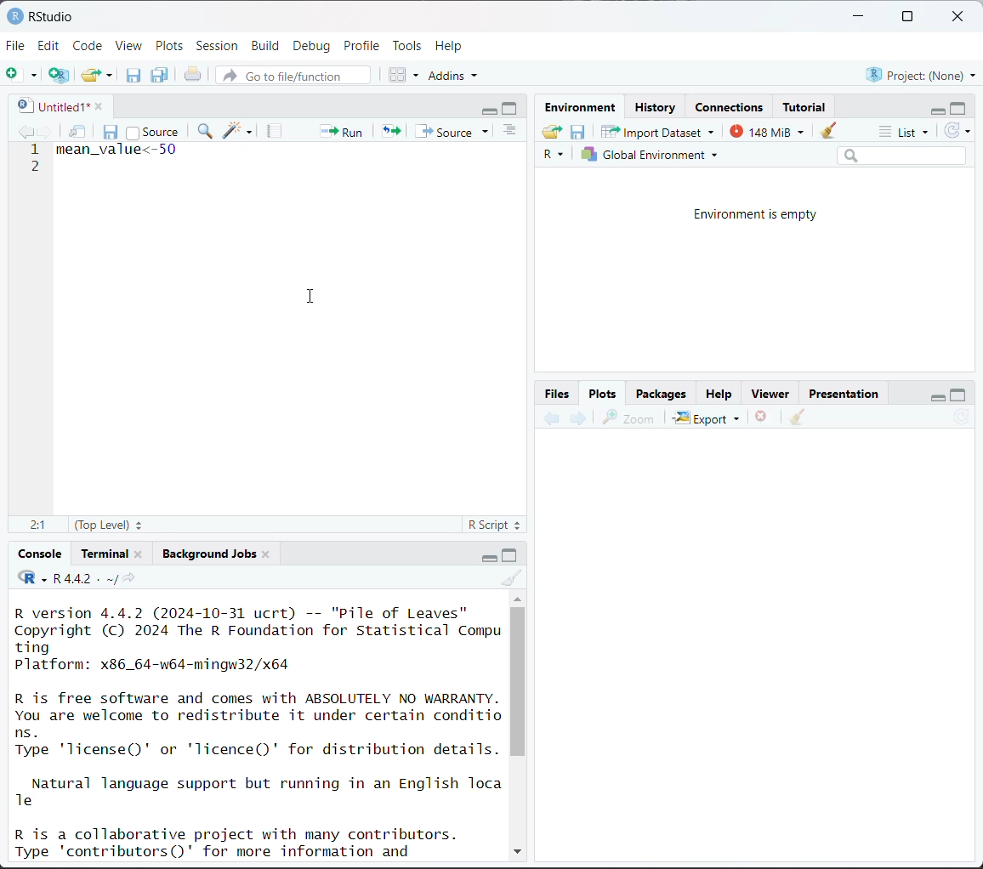 The image size is (983, 869). What do you see at coordinates (111, 75) in the screenshot?
I see `clear list` at bounding box center [111, 75].